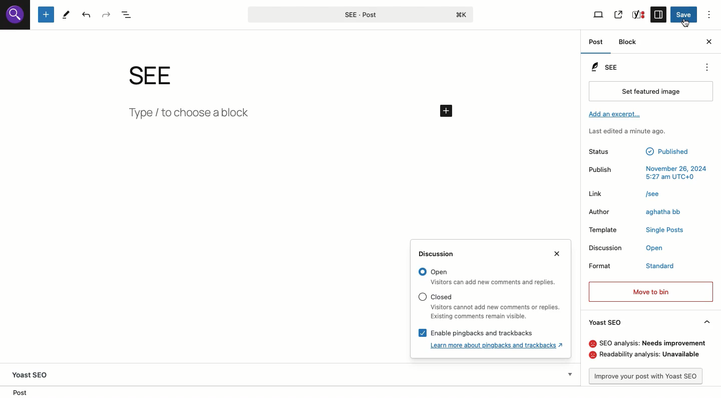 This screenshot has width=721, height=398. I want to click on Undo, so click(87, 15).